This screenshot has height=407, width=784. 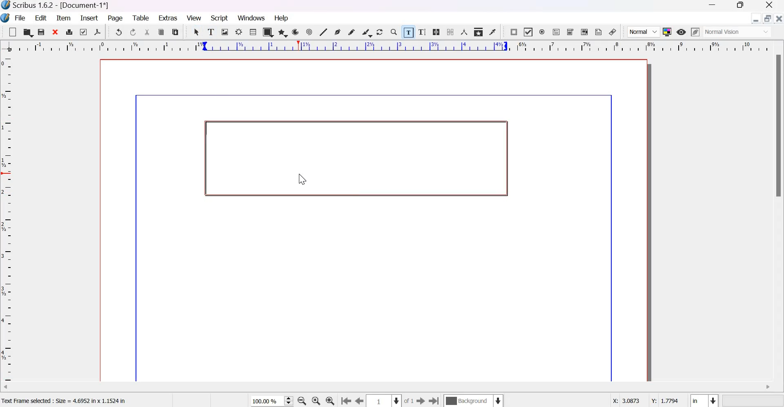 What do you see at coordinates (704, 400) in the screenshot?
I see `select the current unit` at bounding box center [704, 400].